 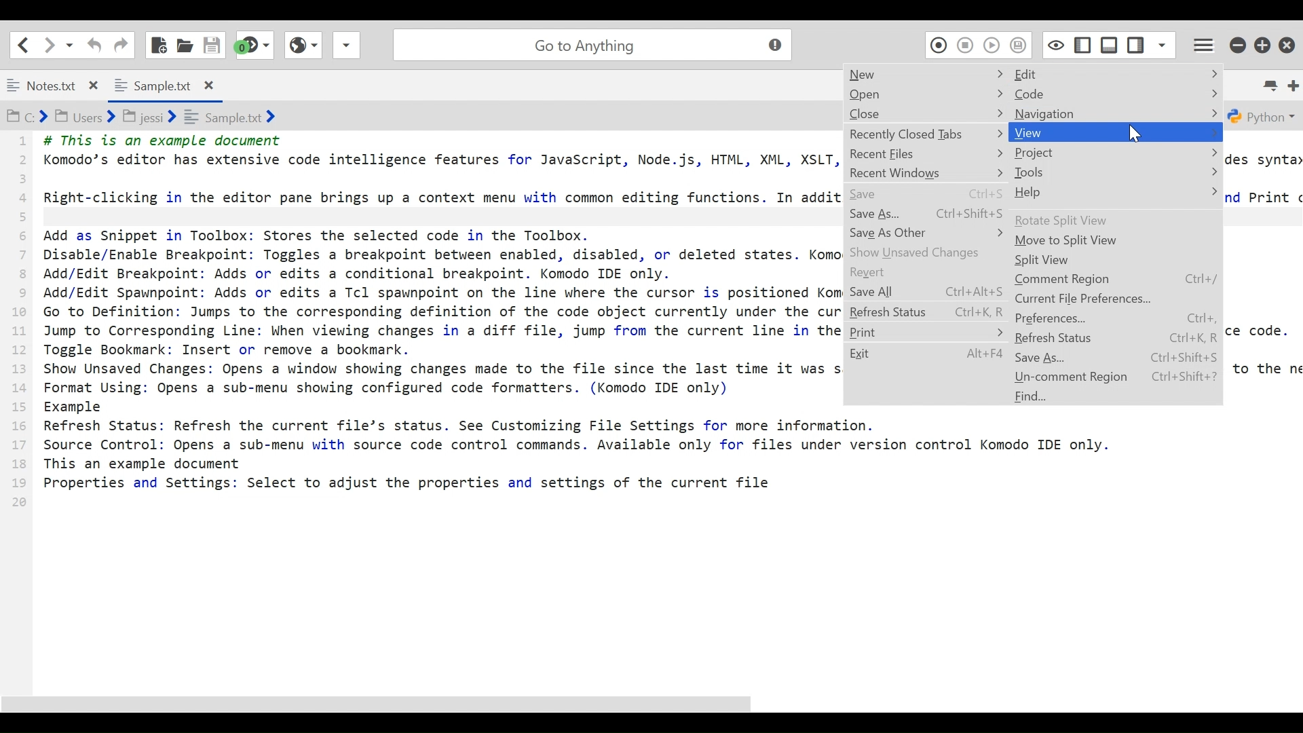 I want to click on Current File Preferences..., so click(x=1117, y=299).